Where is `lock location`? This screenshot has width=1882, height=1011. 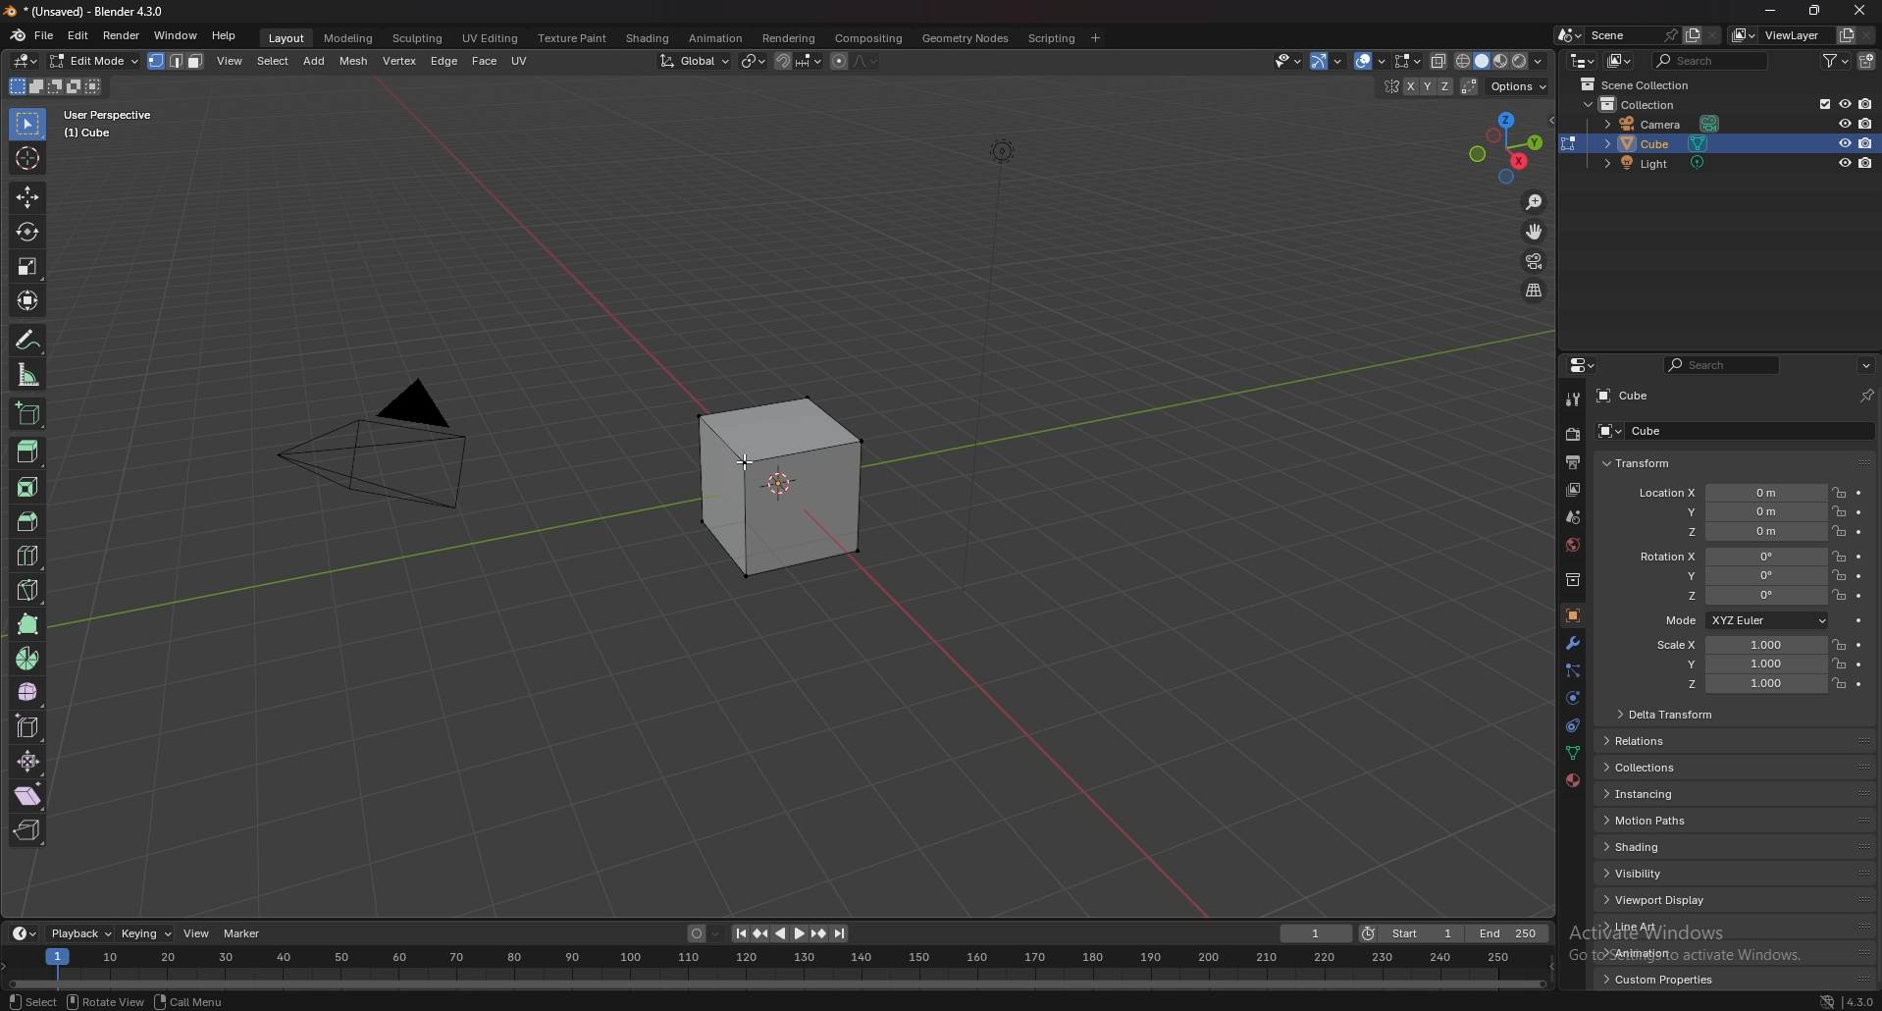 lock location is located at coordinates (1839, 684).